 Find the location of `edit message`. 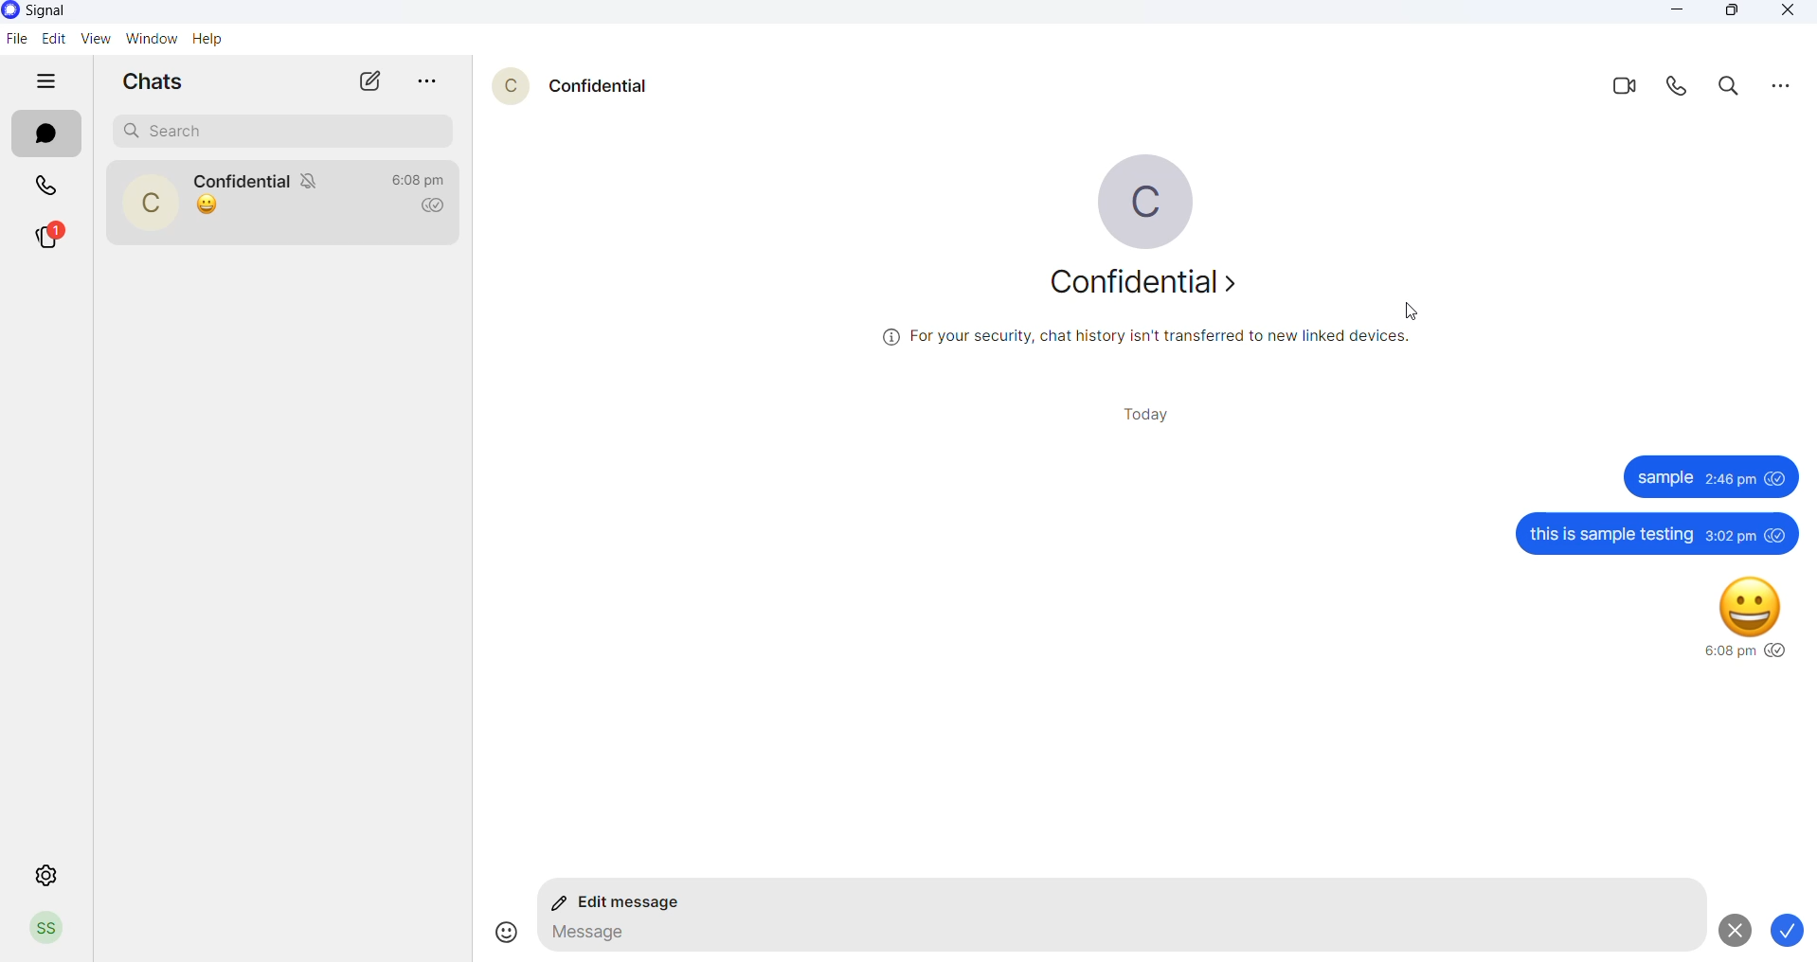

edit message is located at coordinates (623, 904).